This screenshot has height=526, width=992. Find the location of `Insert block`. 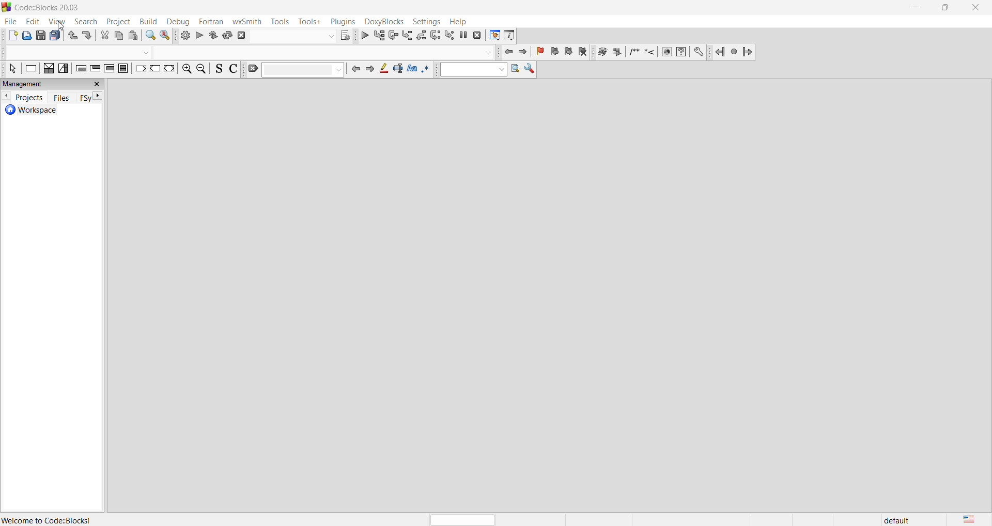

Insert block is located at coordinates (633, 52).